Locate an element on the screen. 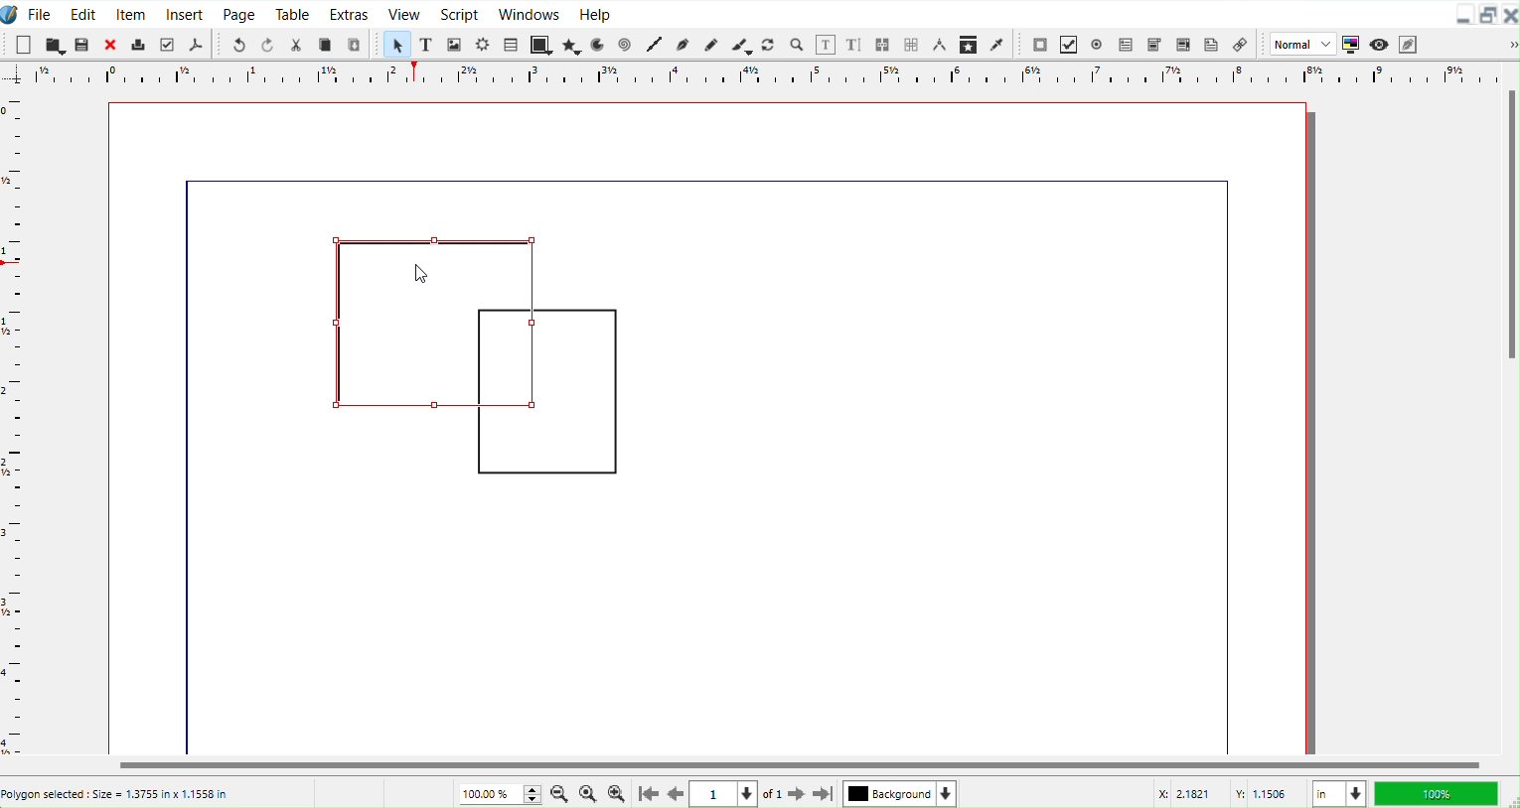 The width and height of the screenshot is (1520, 808). New is located at coordinates (23, 44).